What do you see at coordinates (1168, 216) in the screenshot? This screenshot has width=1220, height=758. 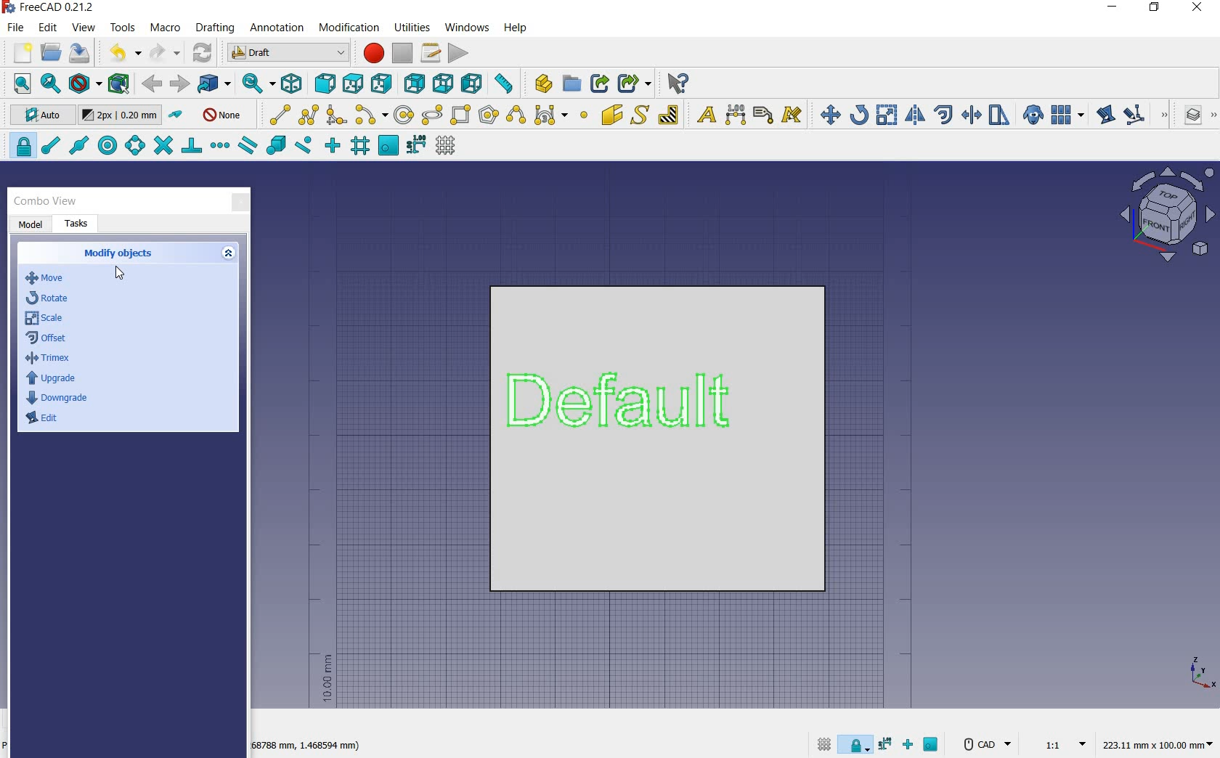 I see `view plane options` at bounding box center [1168, 216].